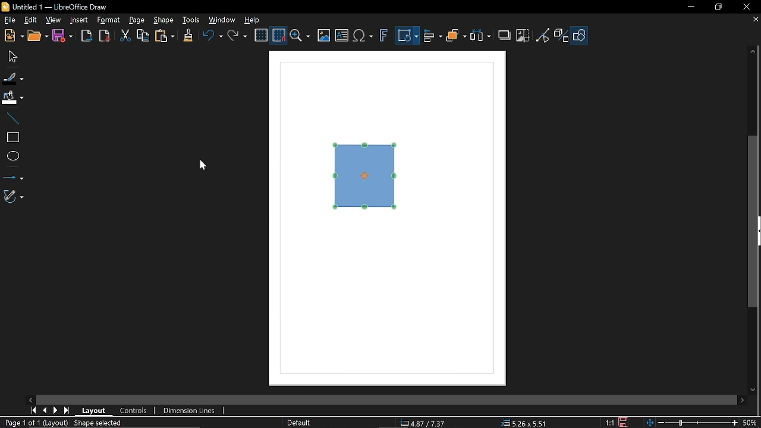 The image size is (761, 428). I want to click on Transformation, so click(407, 36).